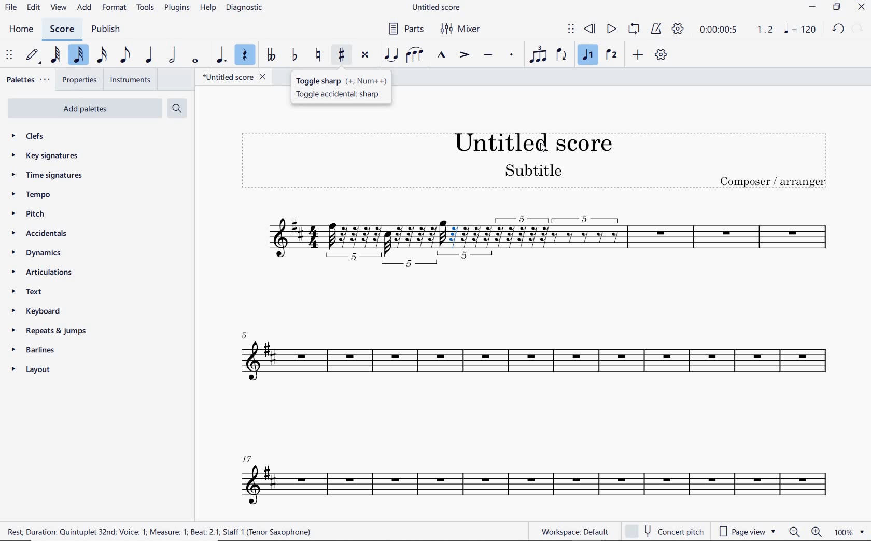 This screenshot has height=541, width=871. Describe the element at coordinates (848, 531) in the screenshot. I see `zoom factor` at that location.